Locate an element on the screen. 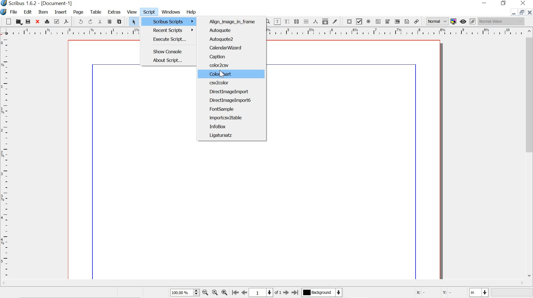  print is located at coordinates (47, 22).